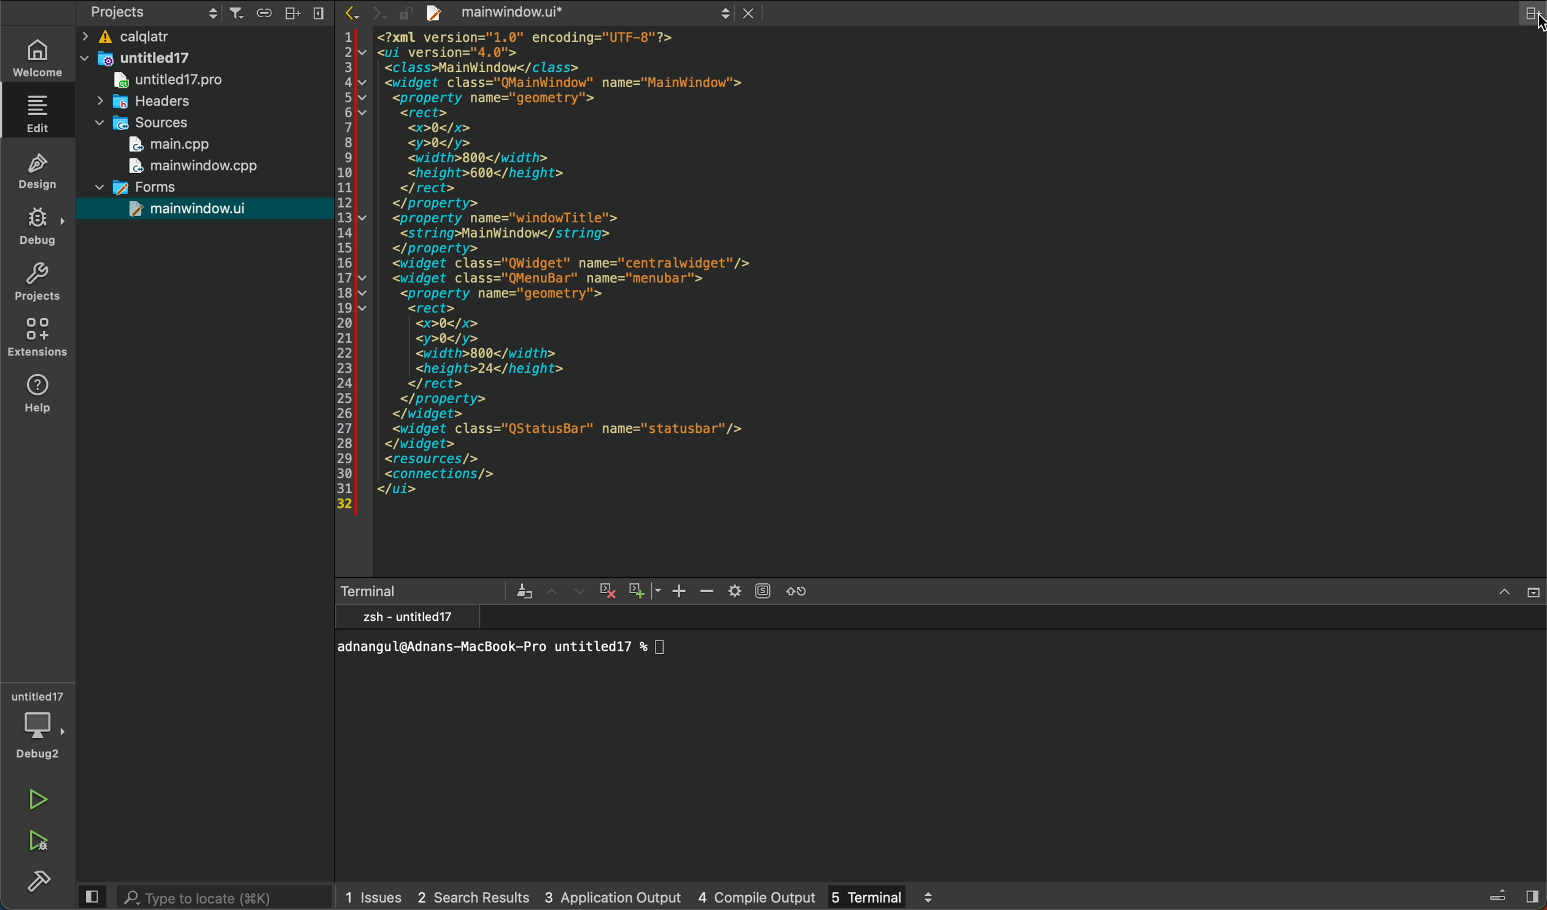 The width and height of the screenshot is (1547, 910). Describe the element at coordinates (1499, 896) in the screenshot. I see `toggle progress details` at that location.